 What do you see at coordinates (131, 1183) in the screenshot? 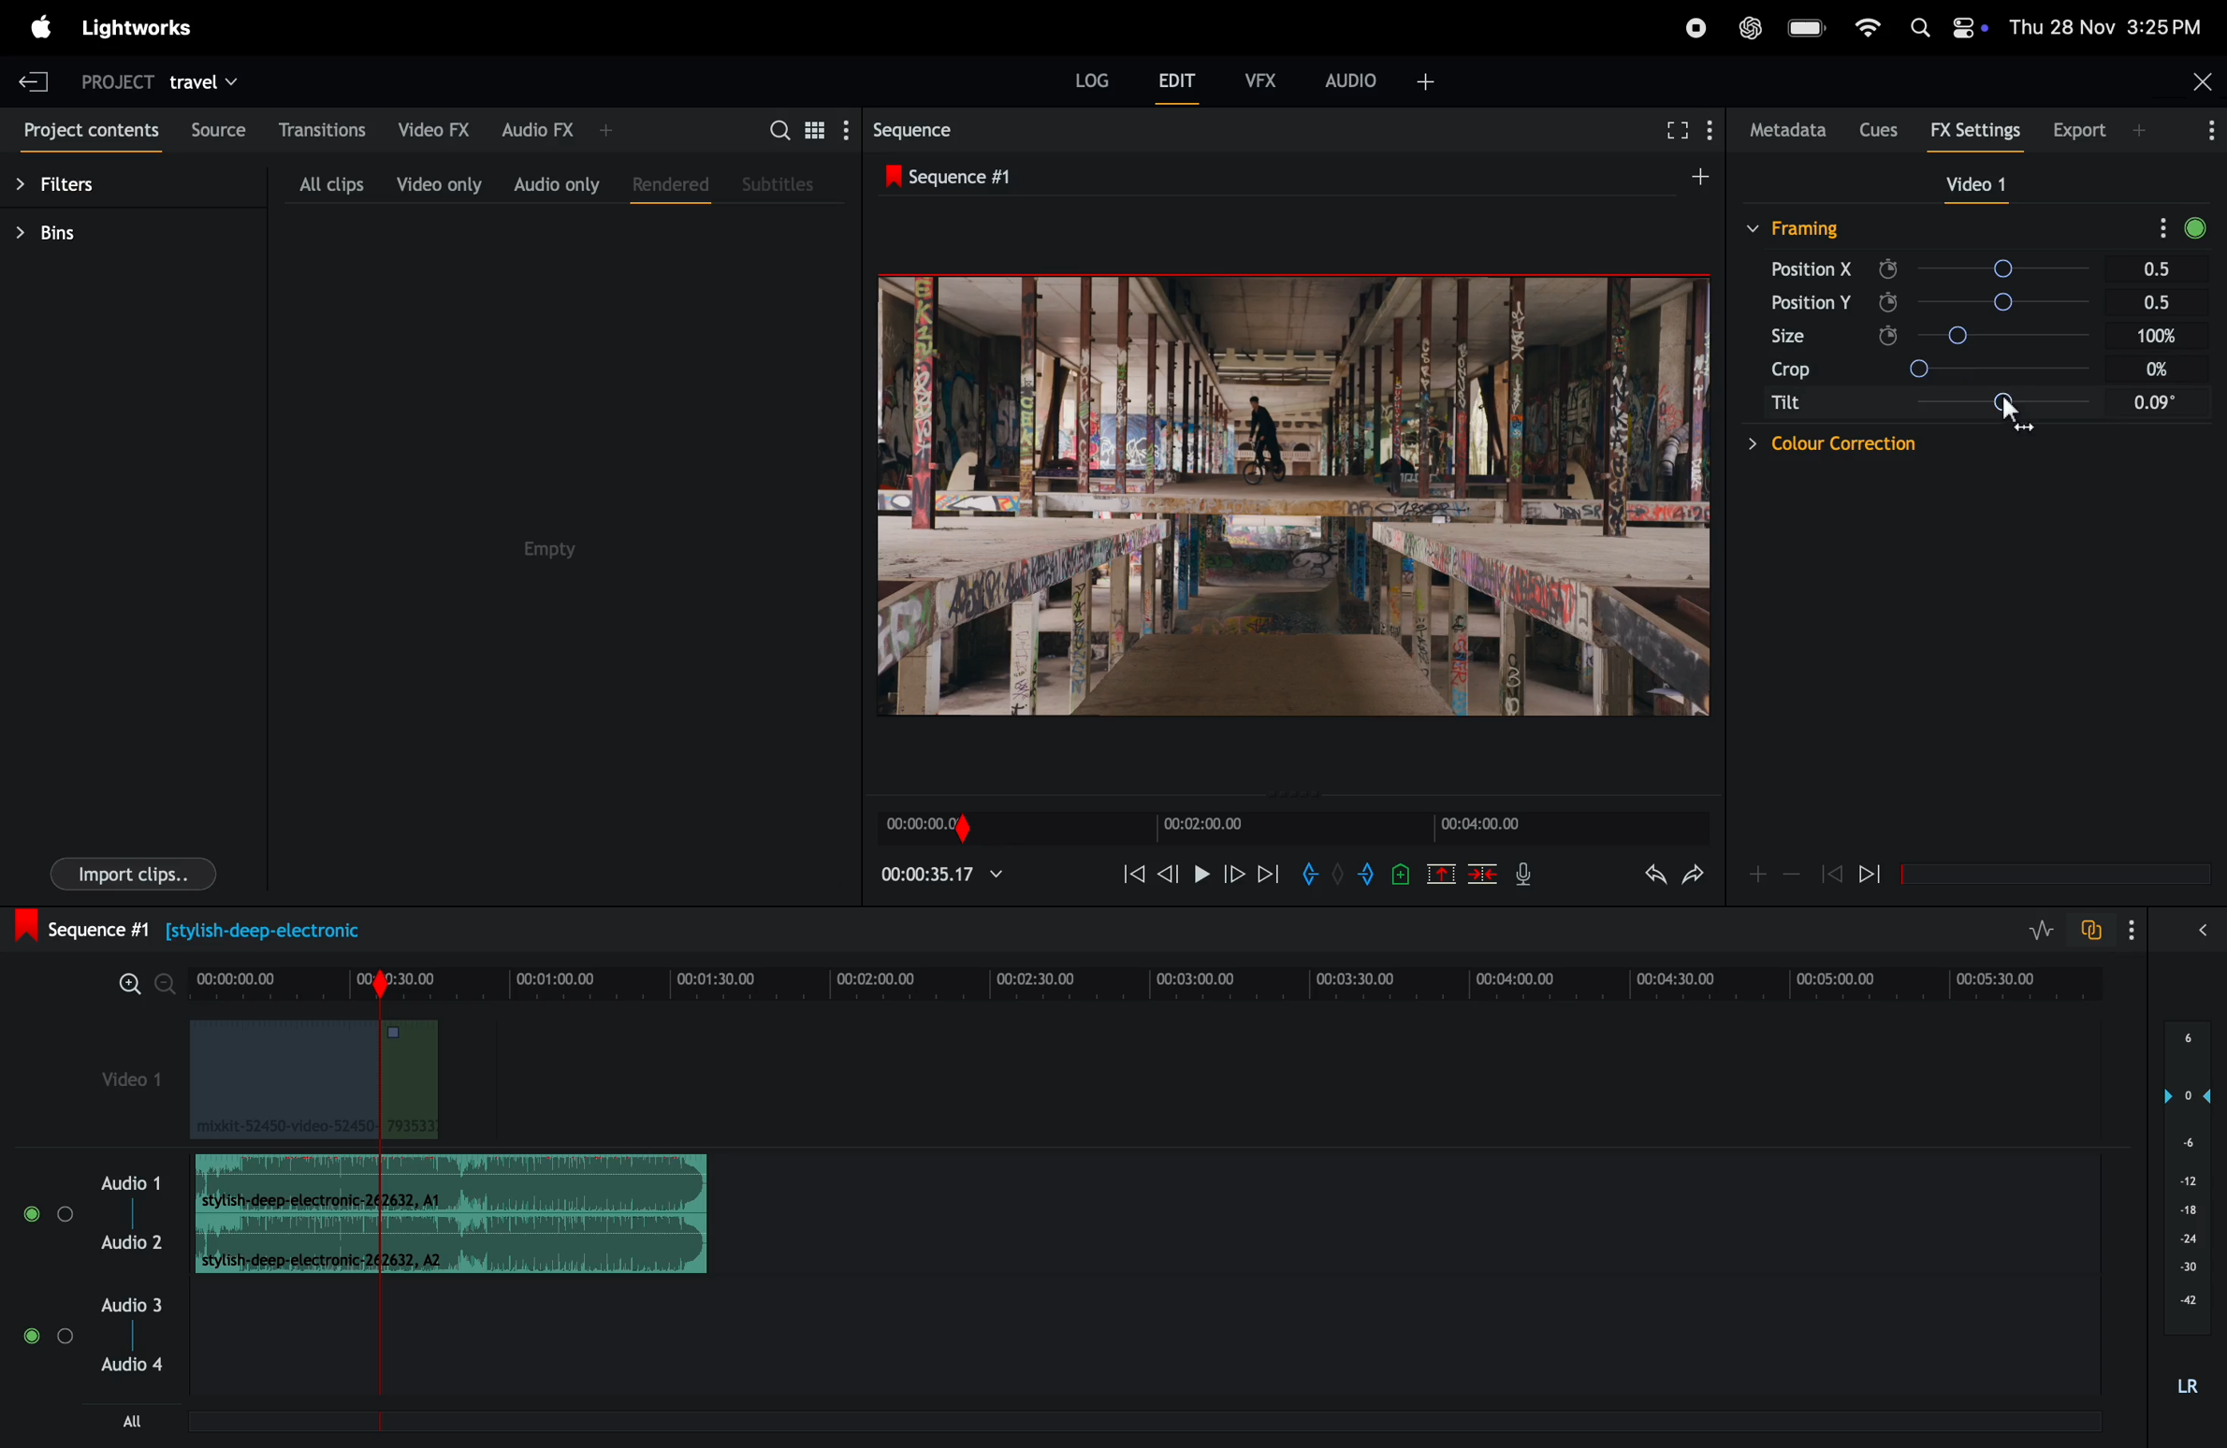
I see `audio 1` at bounding box center [131, 1183].